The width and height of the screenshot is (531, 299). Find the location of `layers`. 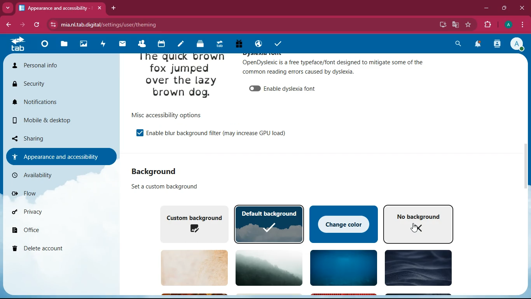

layers is located at coordinates (197, 44).